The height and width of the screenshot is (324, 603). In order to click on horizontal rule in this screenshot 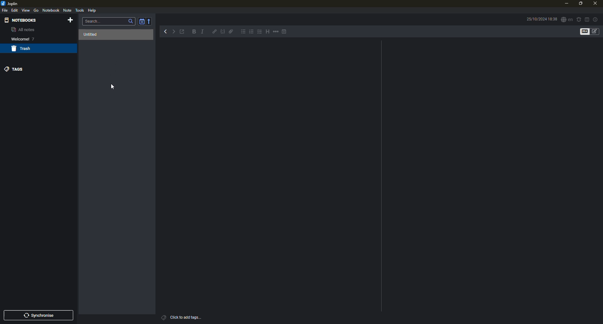, I will do `click(275, 32)`.